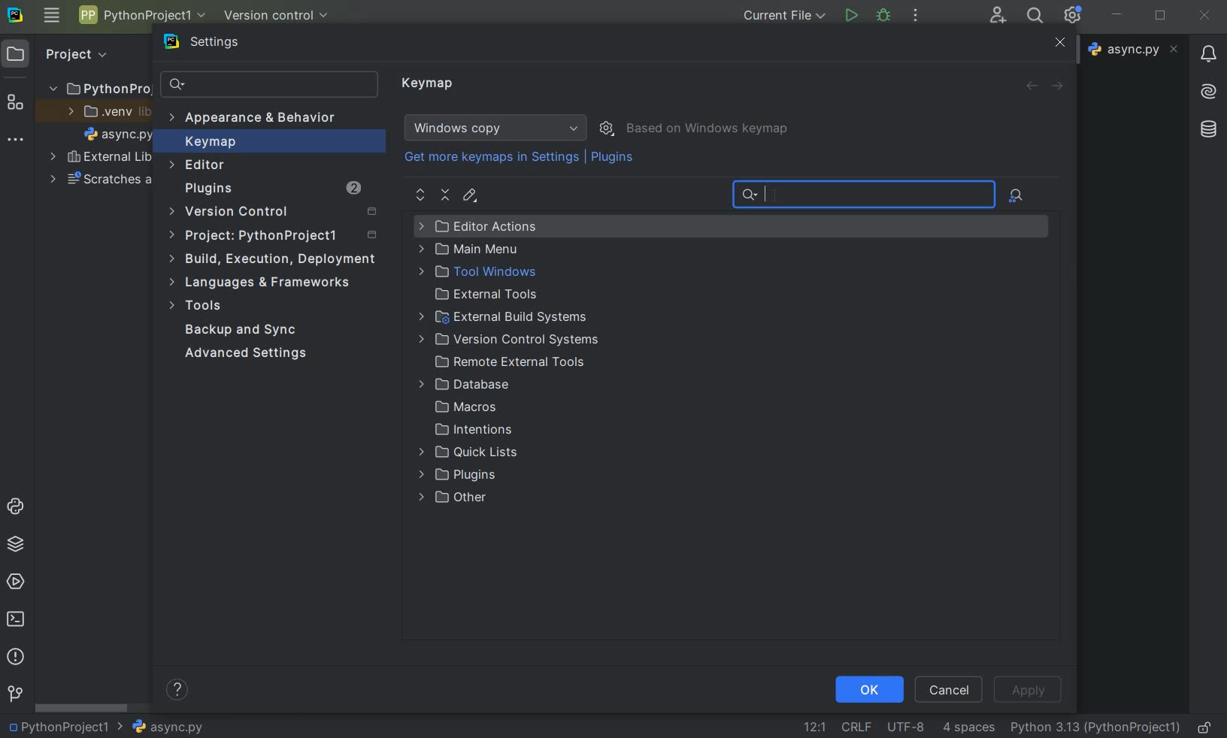 This screenshot has height=738, width=1227. I want to click on file name, so click(160, 727).